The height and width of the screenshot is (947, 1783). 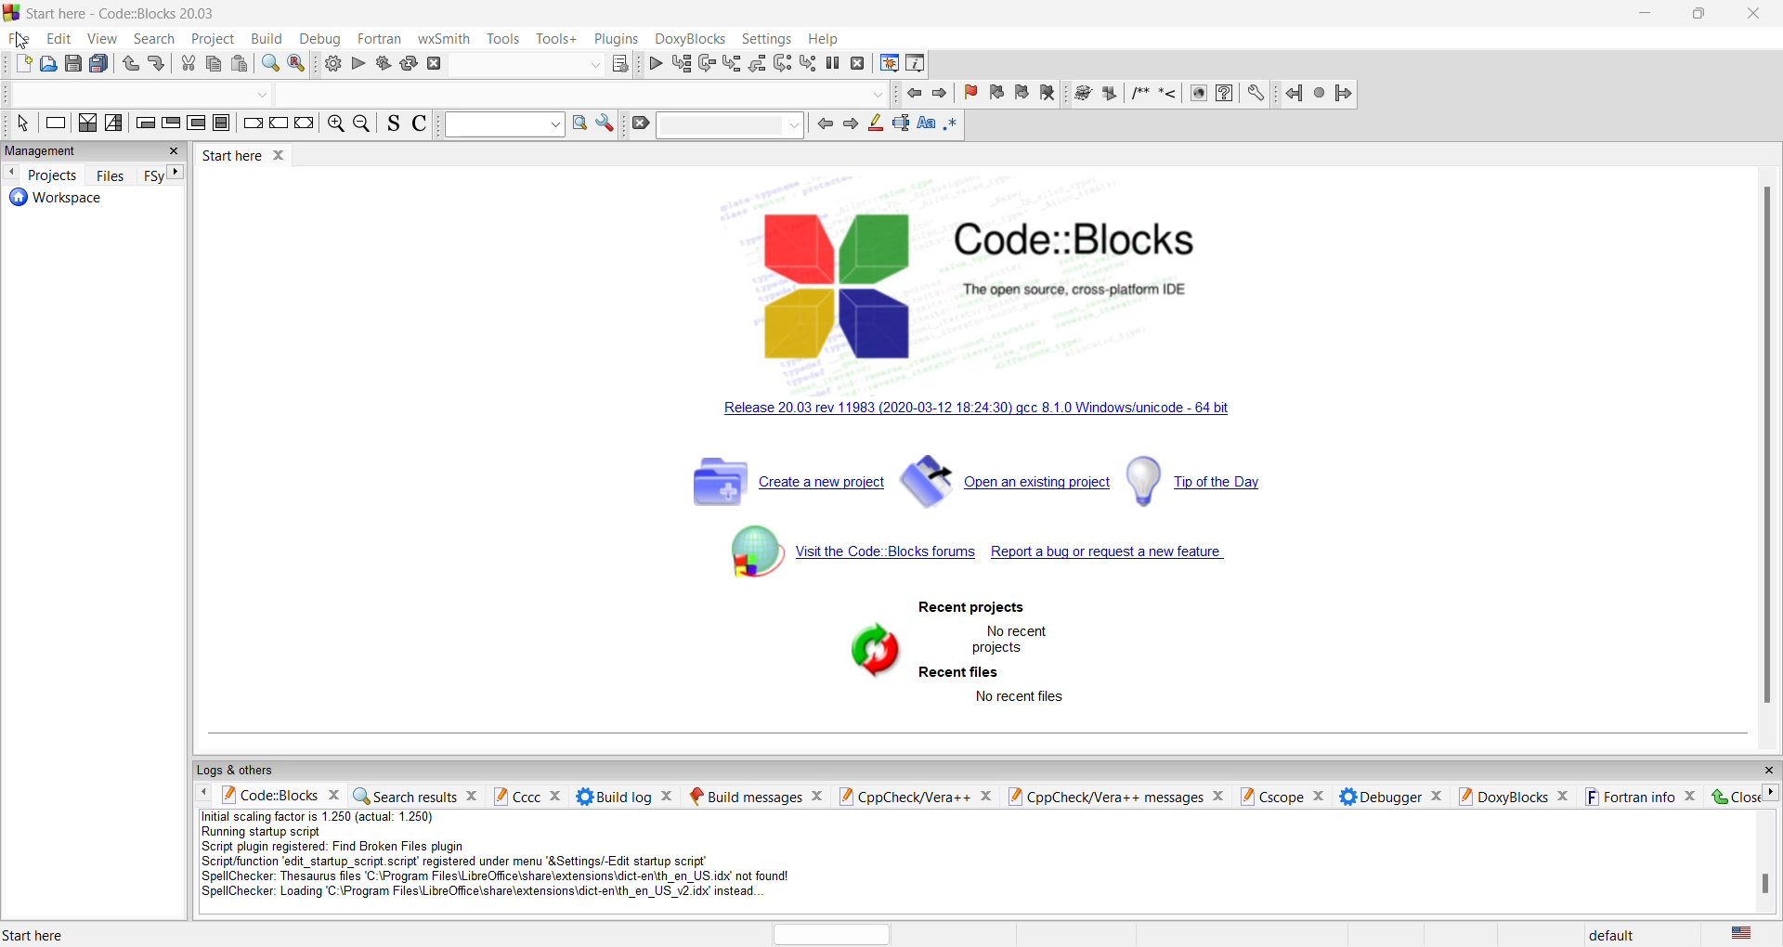 I want to click on fsyn, so click(x=153, y=175).